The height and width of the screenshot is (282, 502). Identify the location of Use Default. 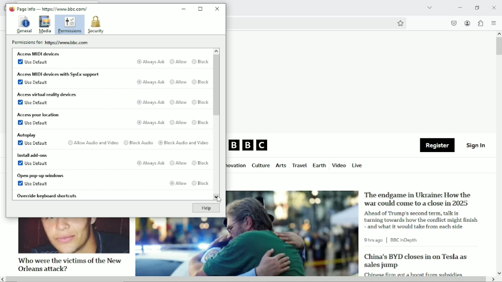
(32, 61).